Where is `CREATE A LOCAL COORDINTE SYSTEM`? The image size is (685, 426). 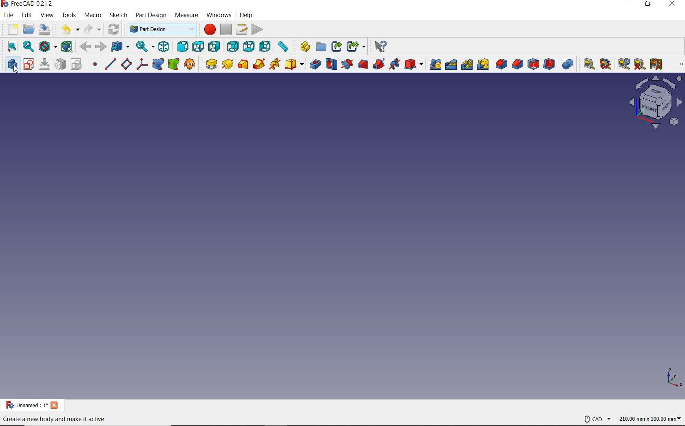 CREATE A LOCAL COORDINTE SYSTEM is located at coordinates (142, 64).